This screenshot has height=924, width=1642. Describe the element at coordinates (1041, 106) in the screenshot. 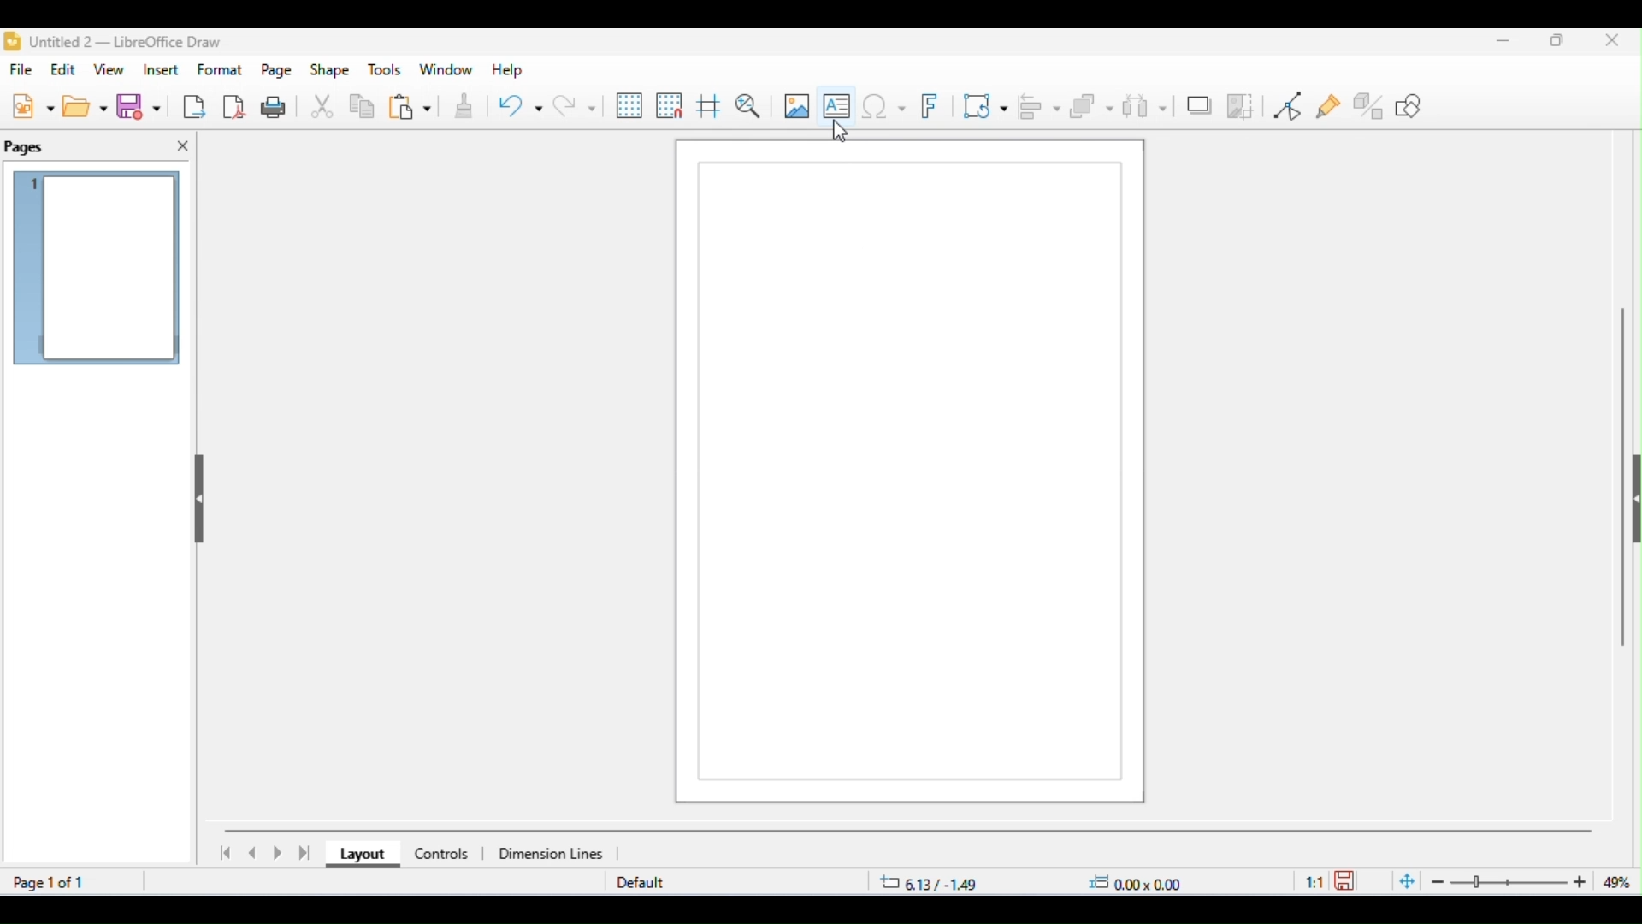

I see `align objects` at that location.